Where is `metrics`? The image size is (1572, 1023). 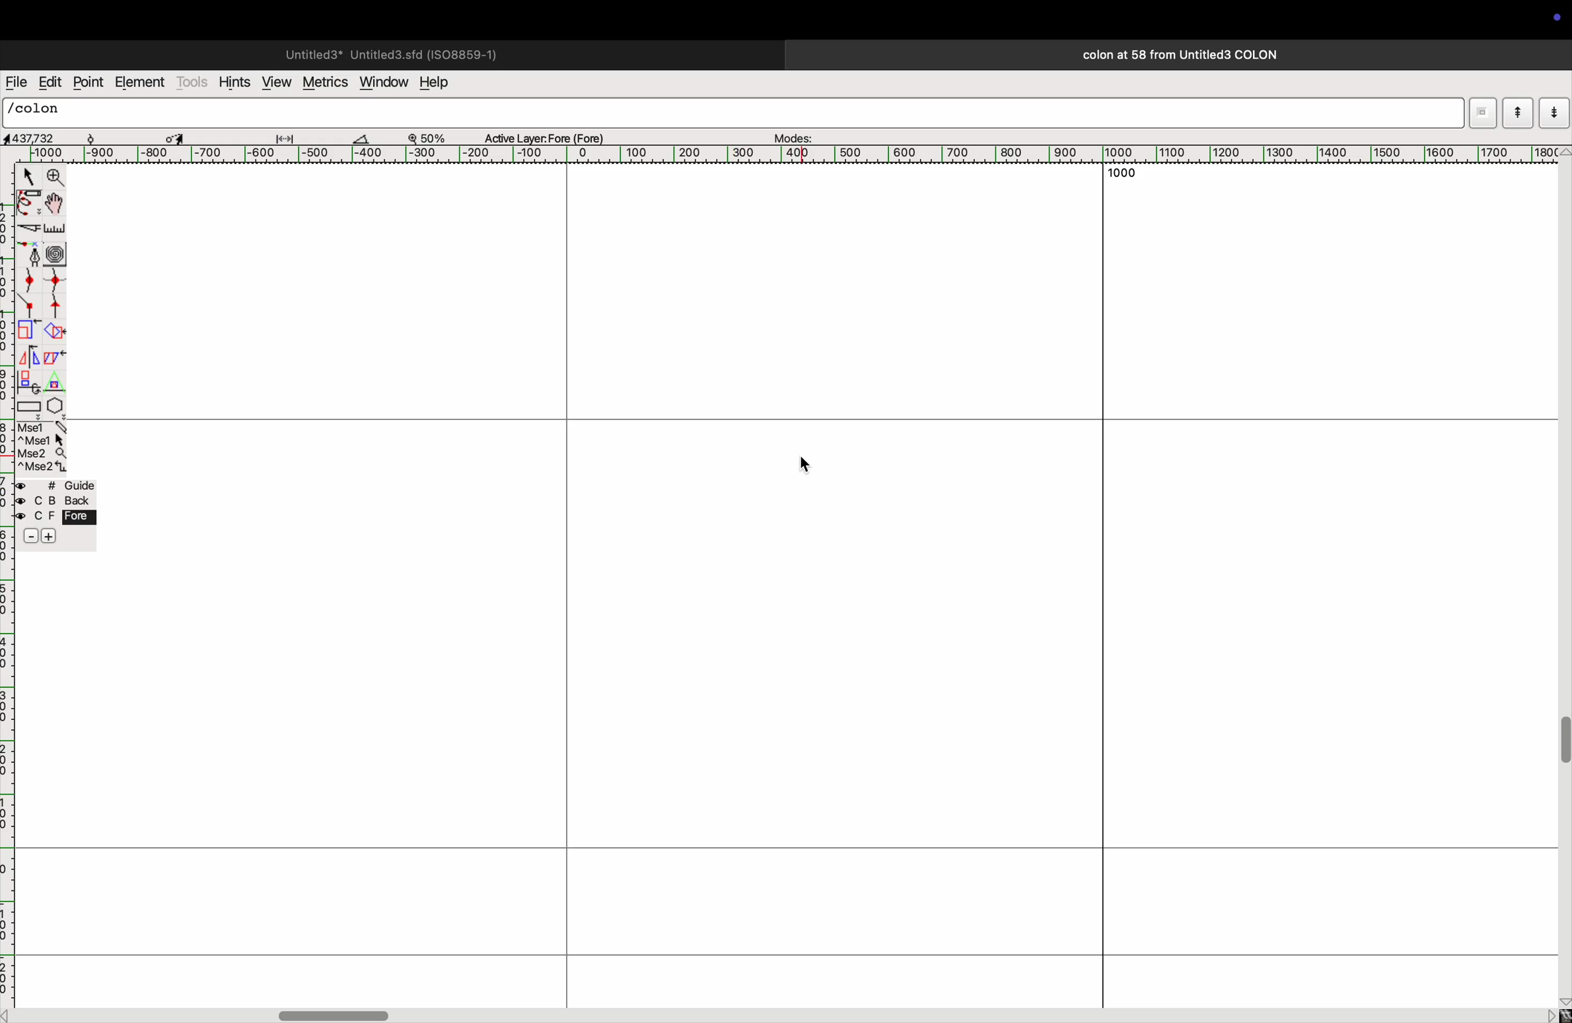
metrics is located at coordinates (324, 82).